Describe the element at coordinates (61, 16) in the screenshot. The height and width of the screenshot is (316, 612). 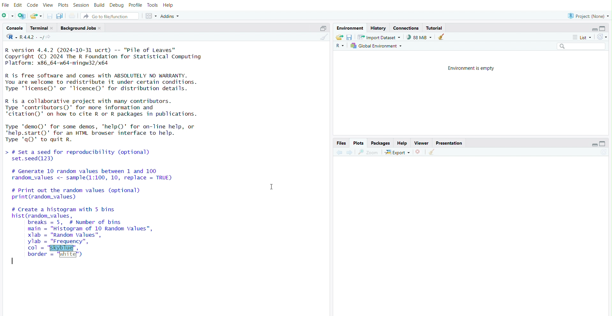
I see `save all open documents` at that location.